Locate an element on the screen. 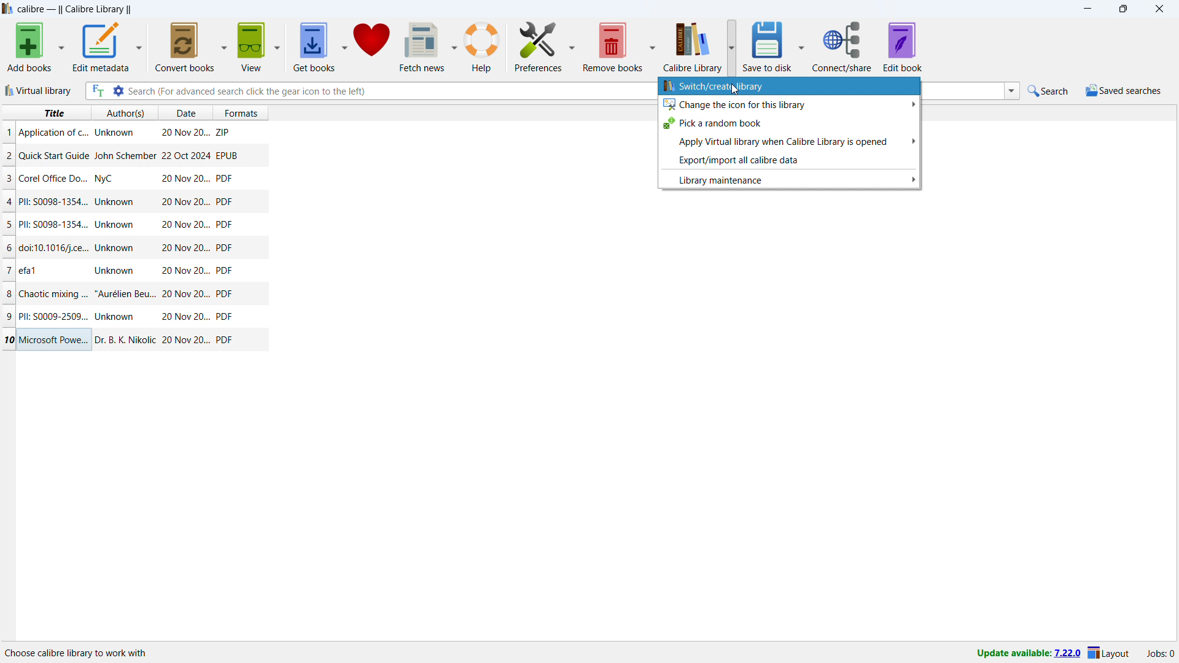  edit metadata options is located at coordinates (138, 47).